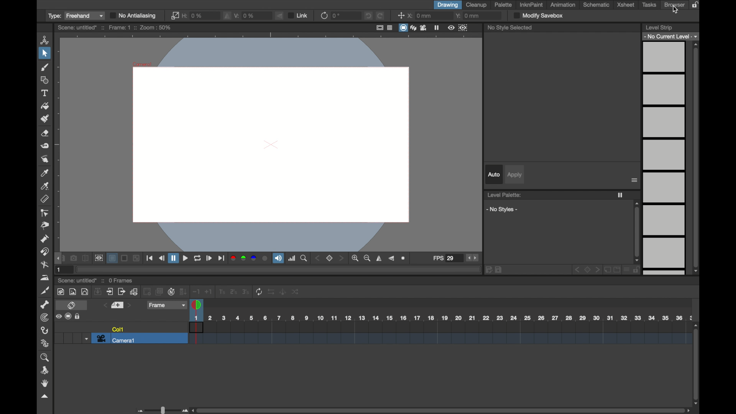  What do you see at coordinates (44, 174) in the screenshot?
I see `color picker tool` at bounding box center [44, 174].